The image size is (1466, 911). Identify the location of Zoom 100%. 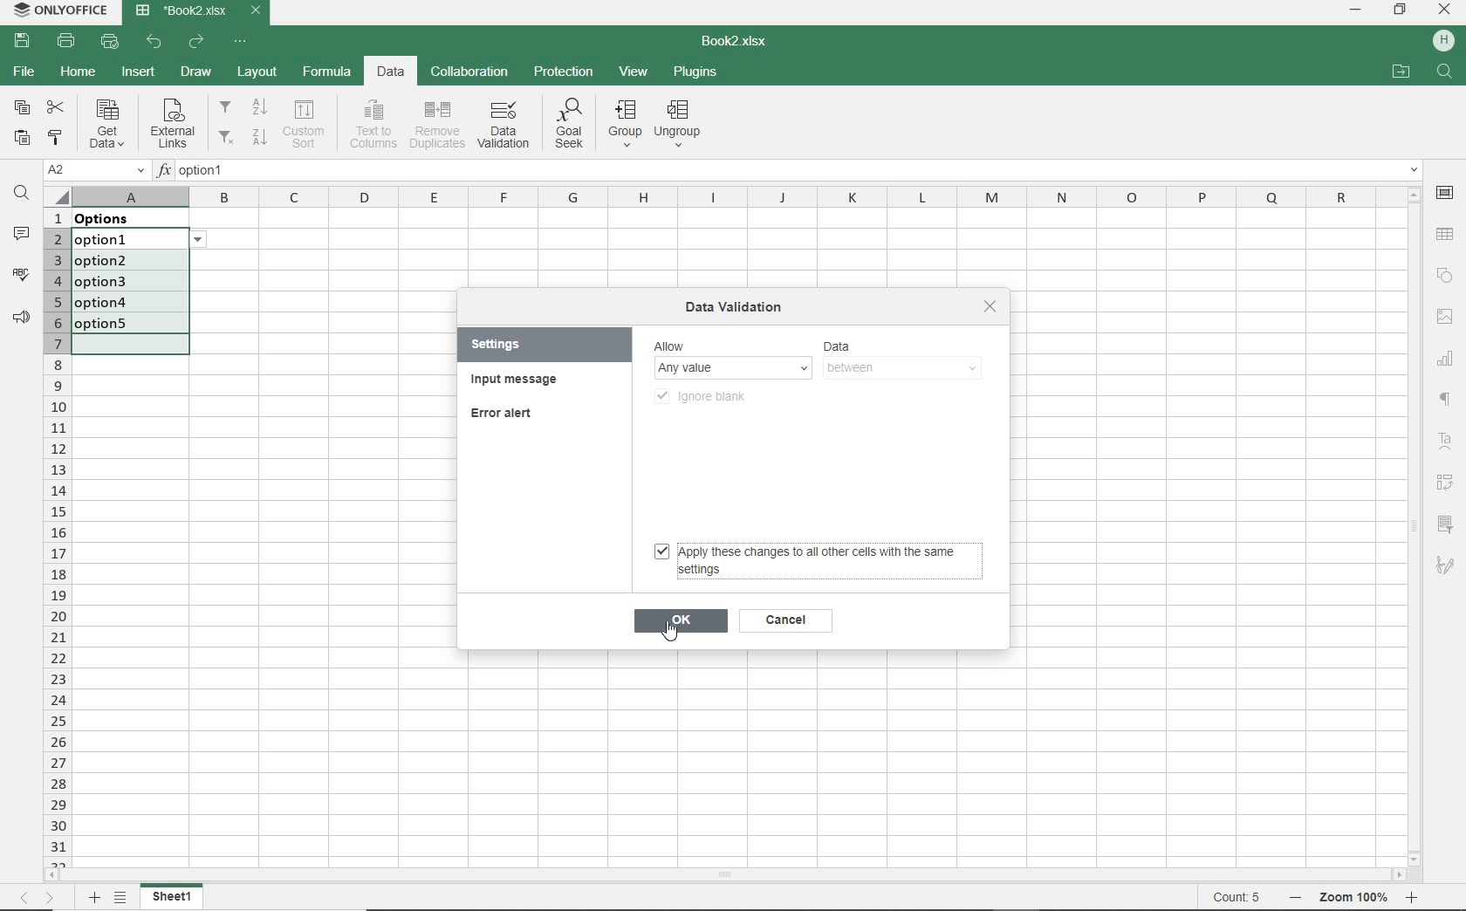
(1356, 897).